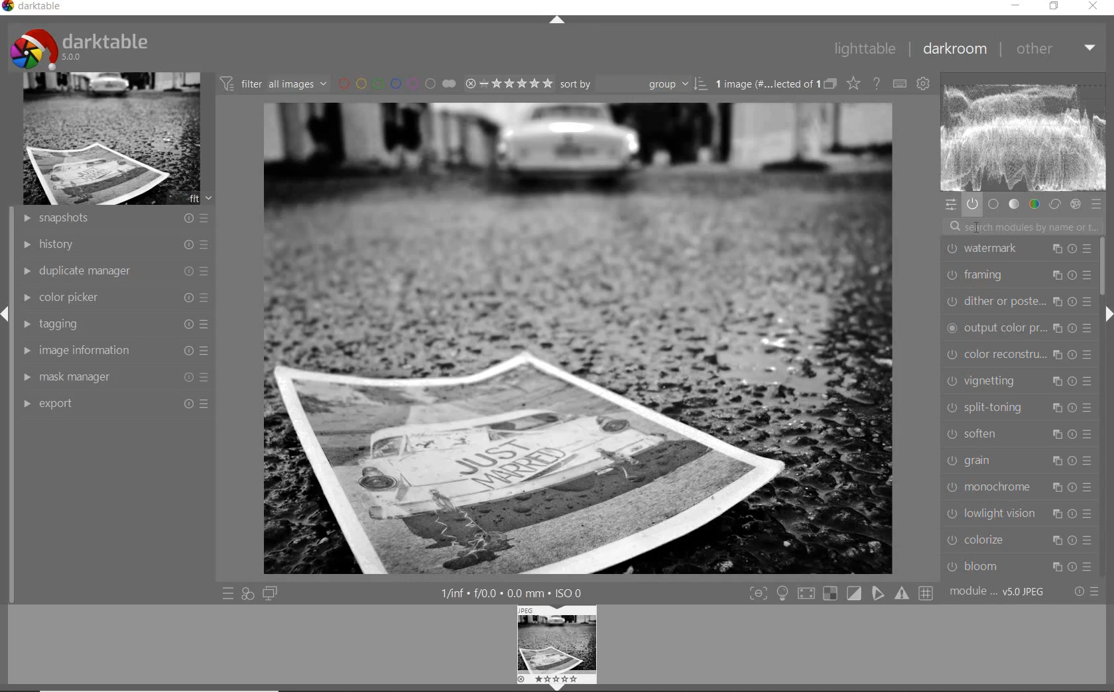 Image resolution: width=1114 pixels, height=692 pixels. I want to click on image previe, so click(558, 648).